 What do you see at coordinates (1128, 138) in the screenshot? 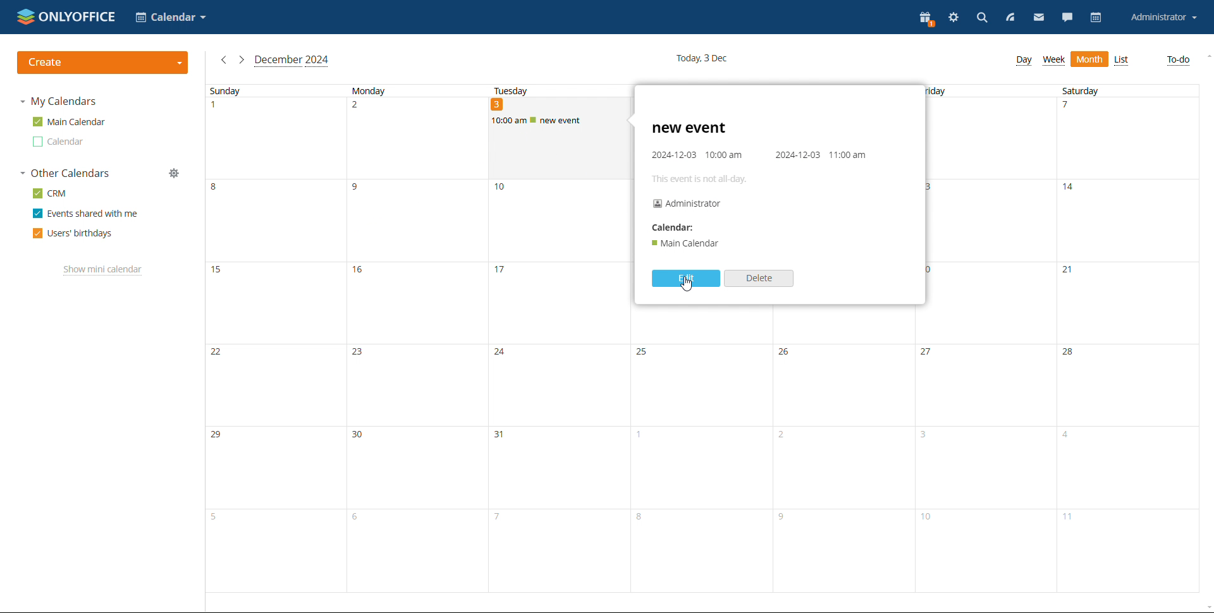
I see `7` at bounding box center [1128, 138].